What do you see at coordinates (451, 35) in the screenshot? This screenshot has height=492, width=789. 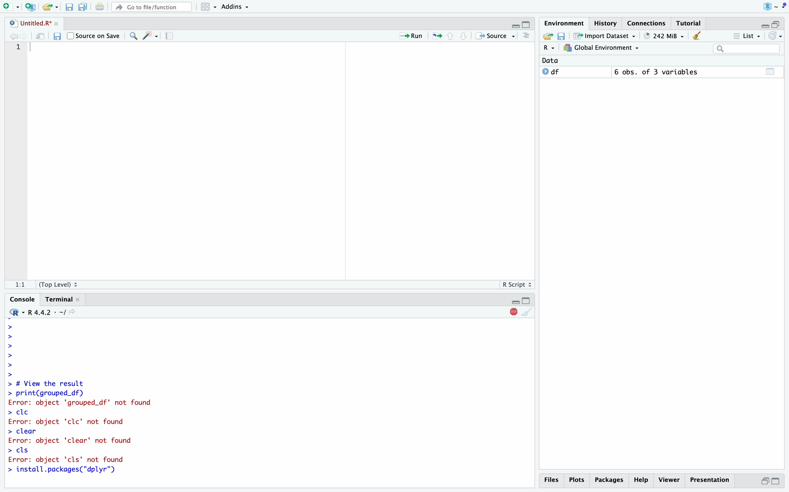 I see `Go to previous section` at bounding box center [451, 35].